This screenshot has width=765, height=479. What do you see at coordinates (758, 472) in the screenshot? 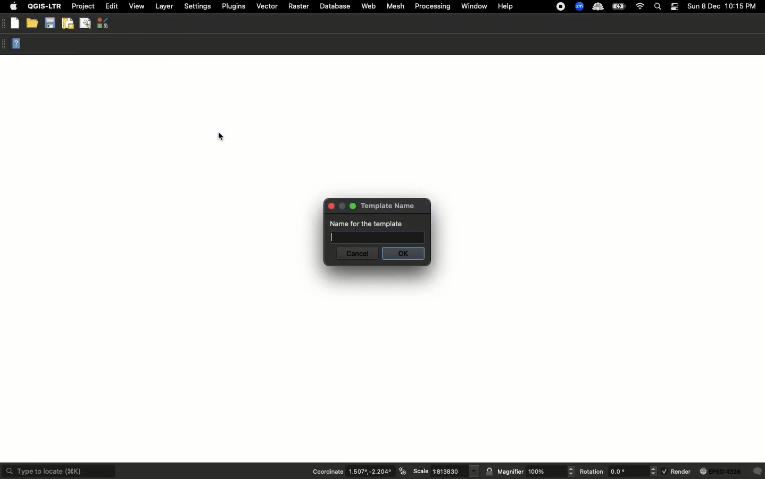
I see `` at bounding box center [758, 472].